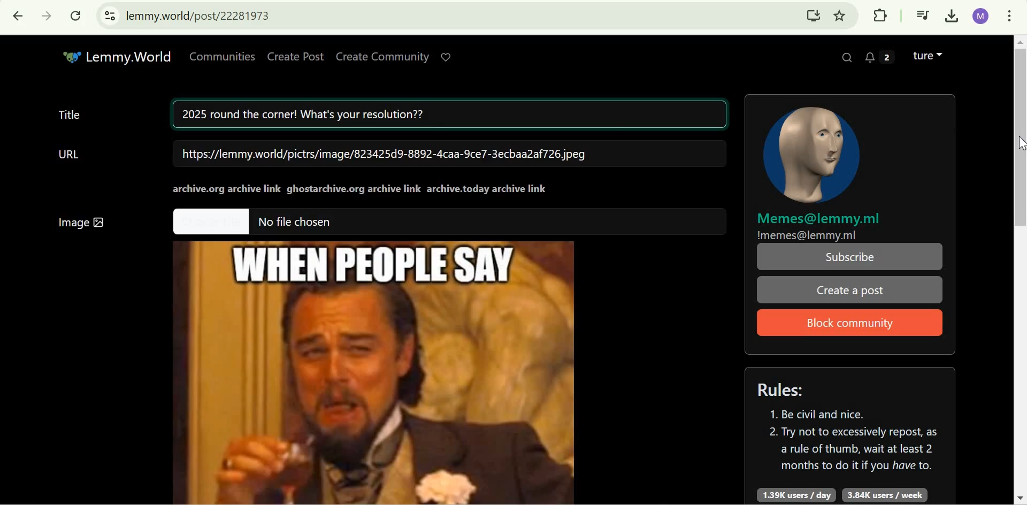 This screenshot has height=505, width=1027. Describe the element at coordinates (385, 154) in the screenshot. I see `https://lemmy.world/pictrs/image/823425d9-8892-4caa-9ce7-3ecbaa2af726.jpeg` at that location.